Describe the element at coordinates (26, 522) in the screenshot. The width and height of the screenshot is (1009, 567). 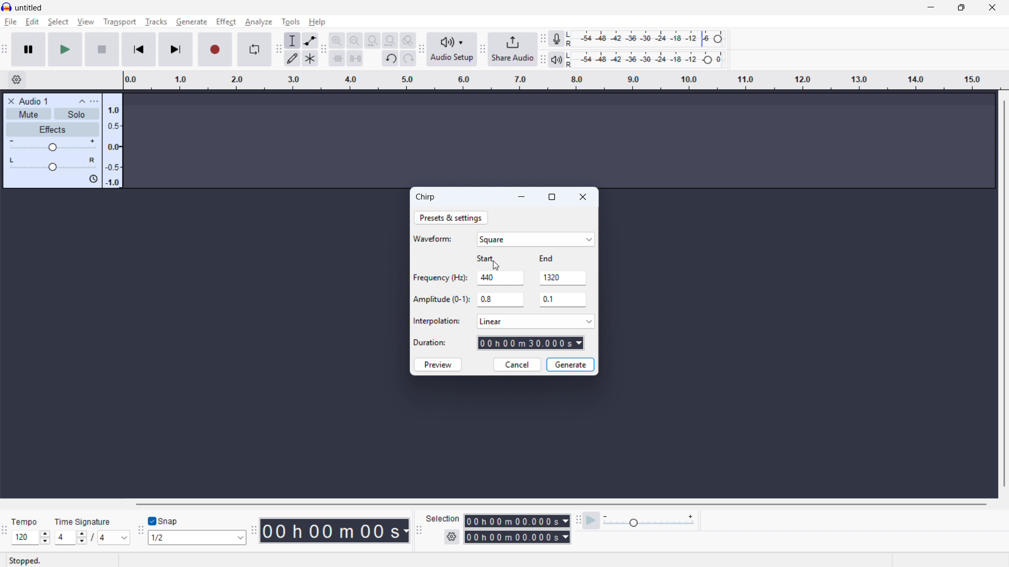
I see `tempo` at that location.